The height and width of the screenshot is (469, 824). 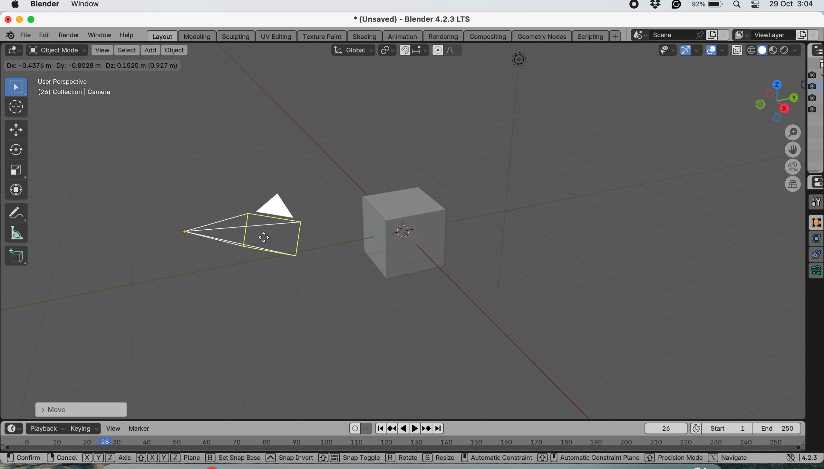 I want to click on scalability and fallout, so click(x=668, y=50).